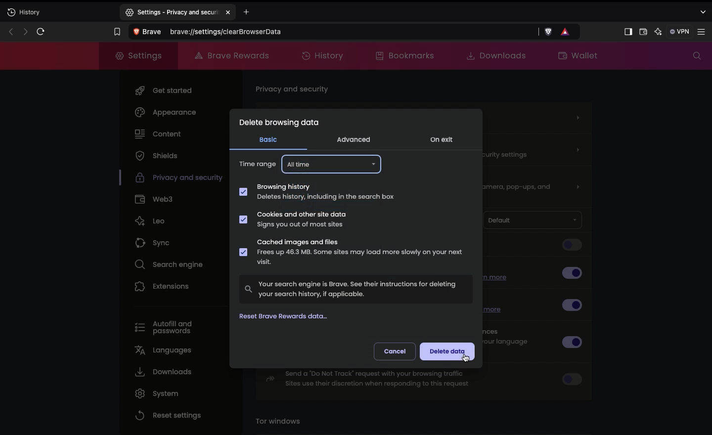 This screenshot has height=435, width=712. I want to click on Search Brave, so click(332, 32).